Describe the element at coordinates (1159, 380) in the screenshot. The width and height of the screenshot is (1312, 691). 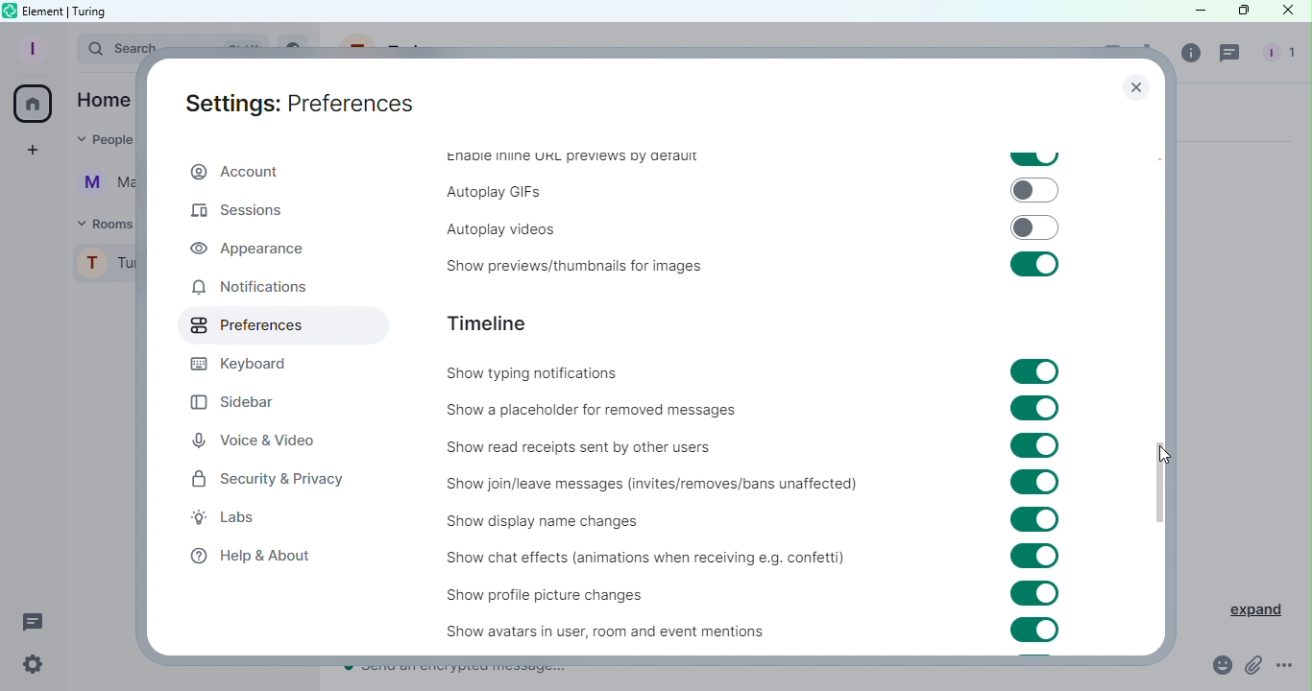
I see `Scroll bar` at that location.